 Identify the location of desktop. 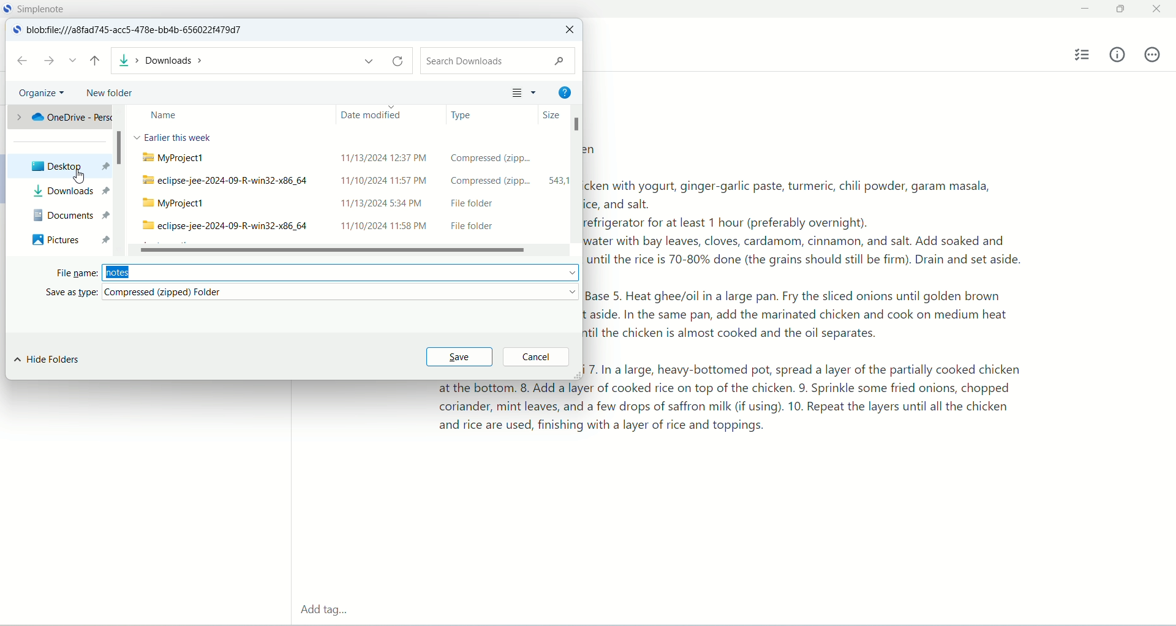
(57, 166).